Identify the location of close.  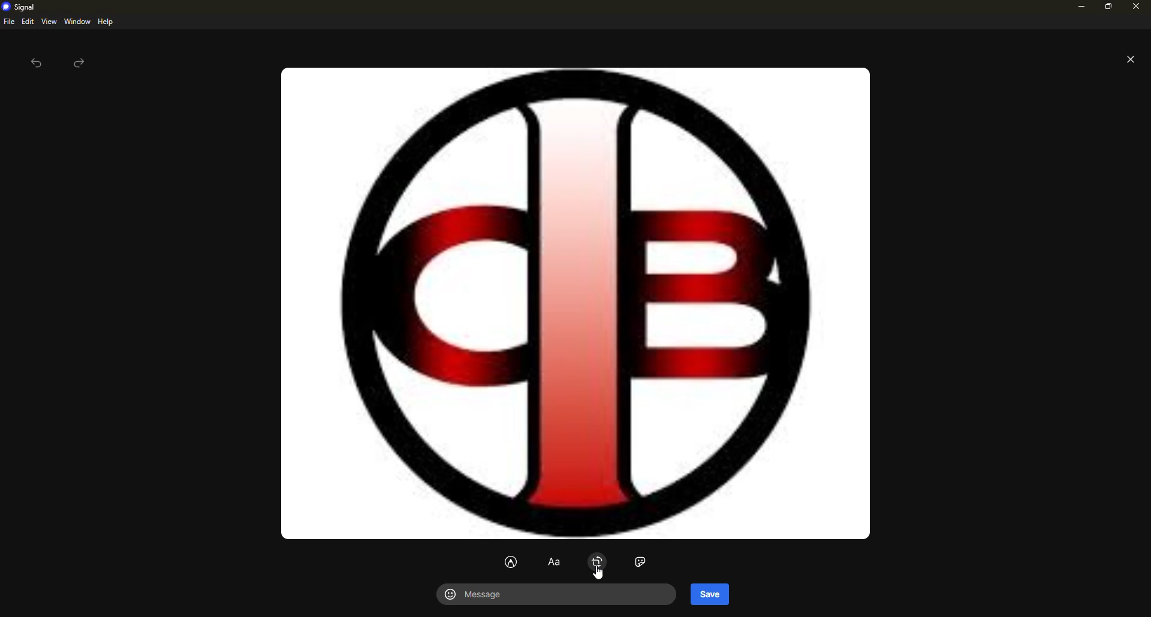
(1130, 59).